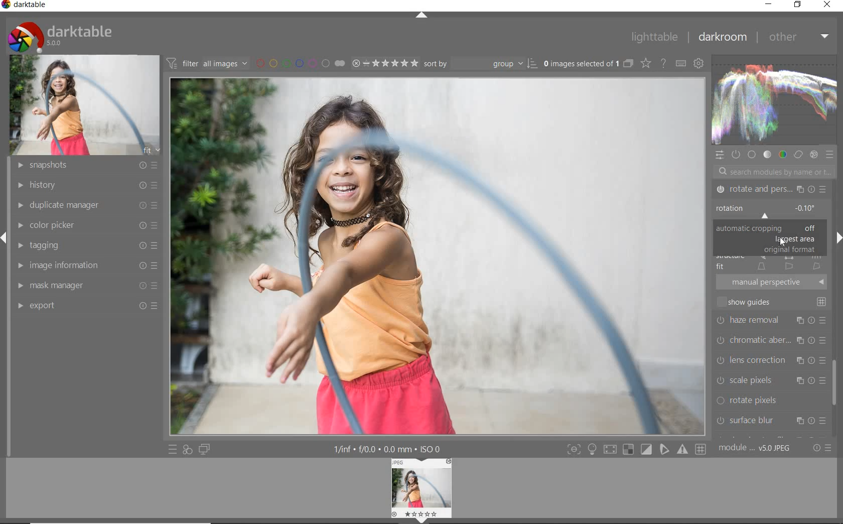 Image resolution: width=843 pixels, height=524 pixels. I want to click on display a second darkroom image window, so click(204, 450).